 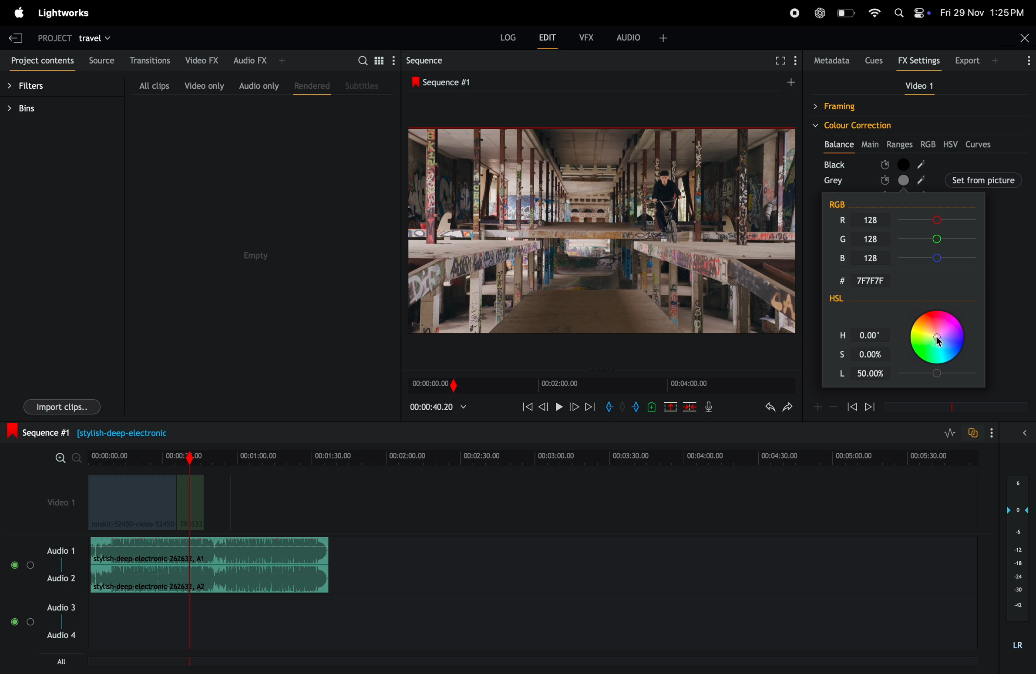 What do you see at coordinates (794, 14) in the screenshot?
I see `recorder` at bounding box center [794, 14].